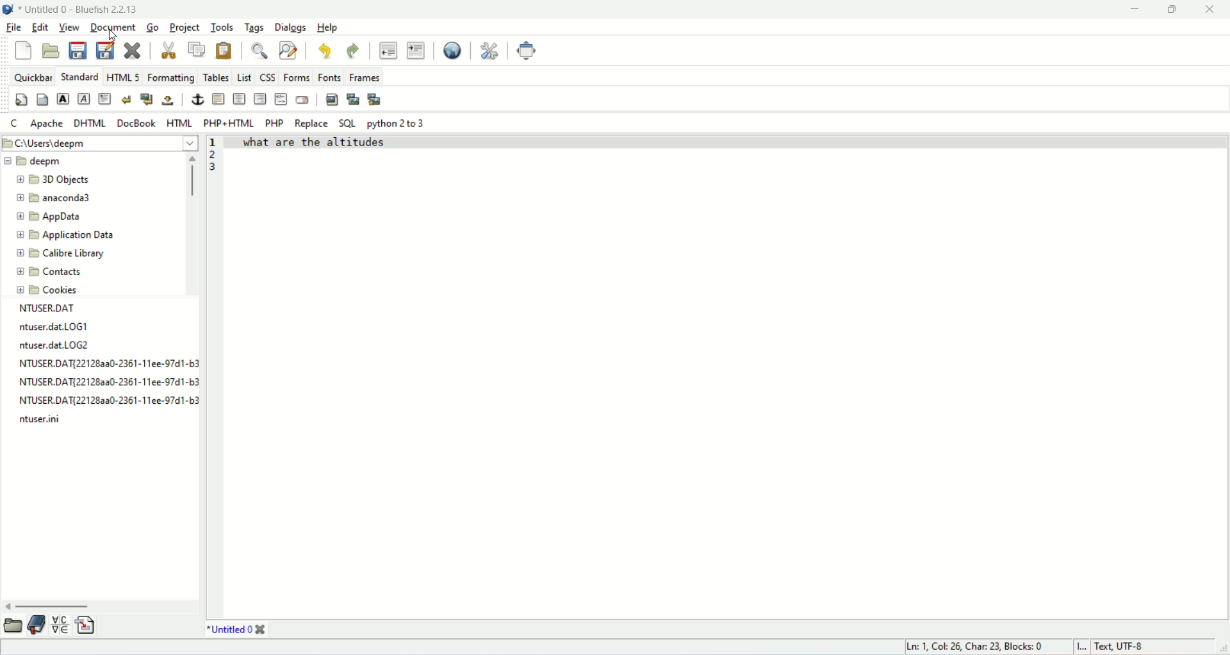 The image size is (1230, 655). What do you see at coordinates (281, 99) in the screenshot?
I see `HTML comment` at bounding box center [281, 99].